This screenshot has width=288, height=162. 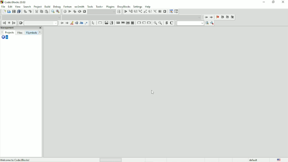 I want to click on Jump forward, so click(x=212, y=18).